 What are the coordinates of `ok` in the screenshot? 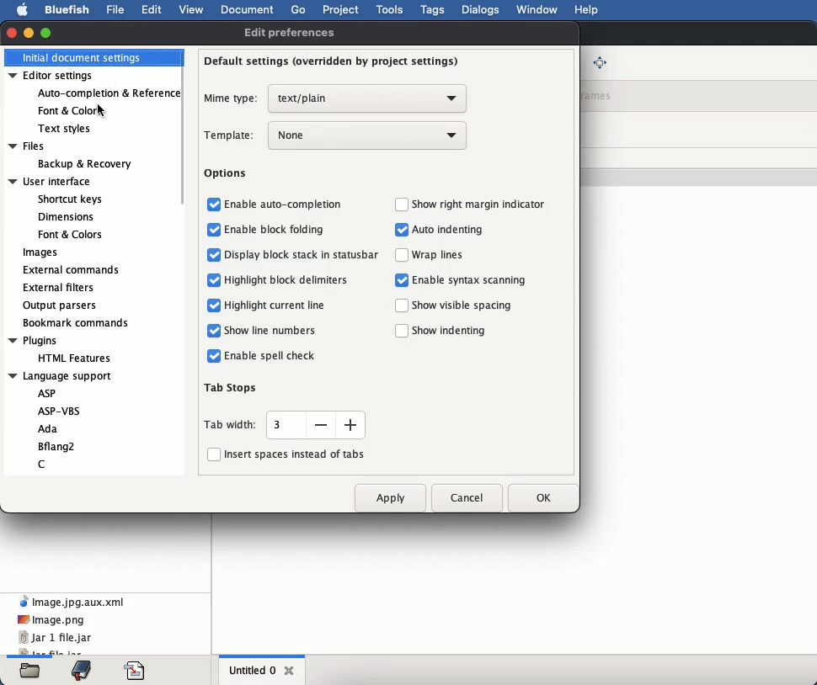 It's located at (539, 497).